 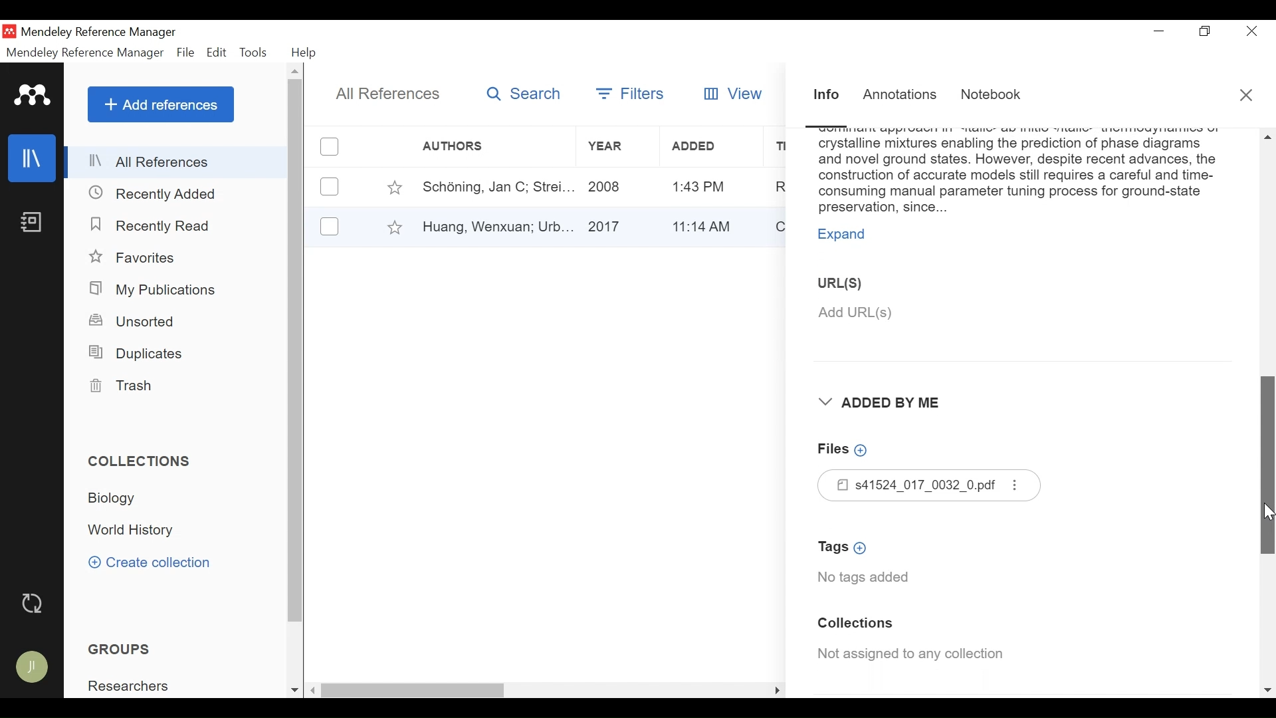 What do you see at coordinates (1268, 691) in the screenshot?
I see `Scroll down` at bounding box center [1268, 691].